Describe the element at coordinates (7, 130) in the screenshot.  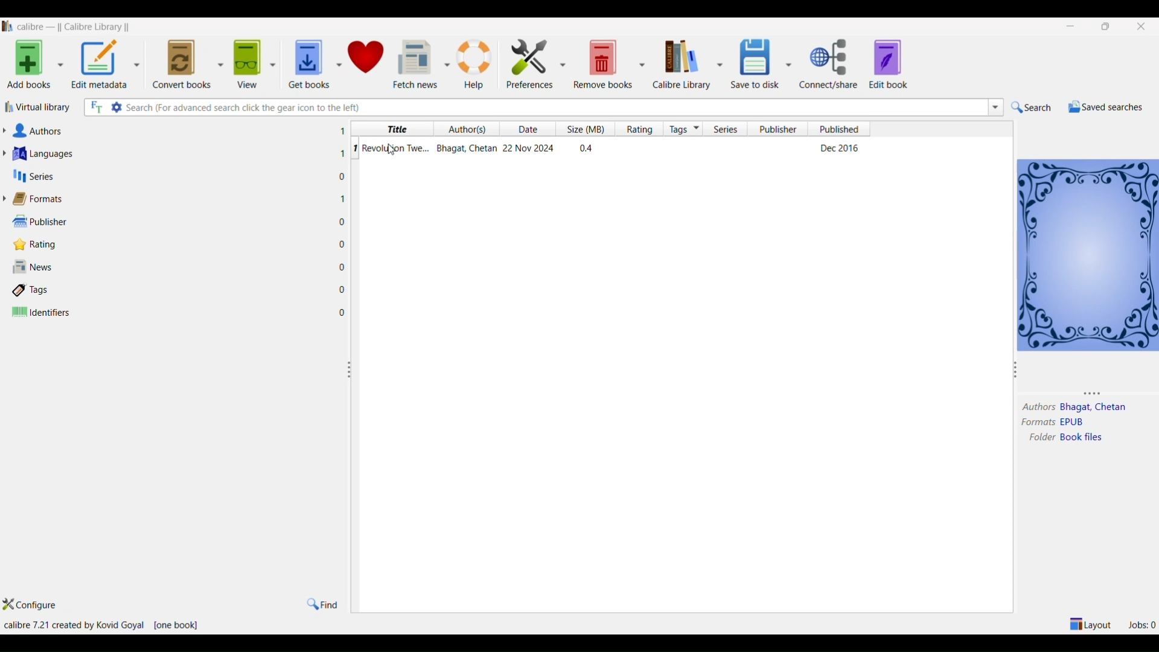
I see `view all authors dropdown button` at that location.